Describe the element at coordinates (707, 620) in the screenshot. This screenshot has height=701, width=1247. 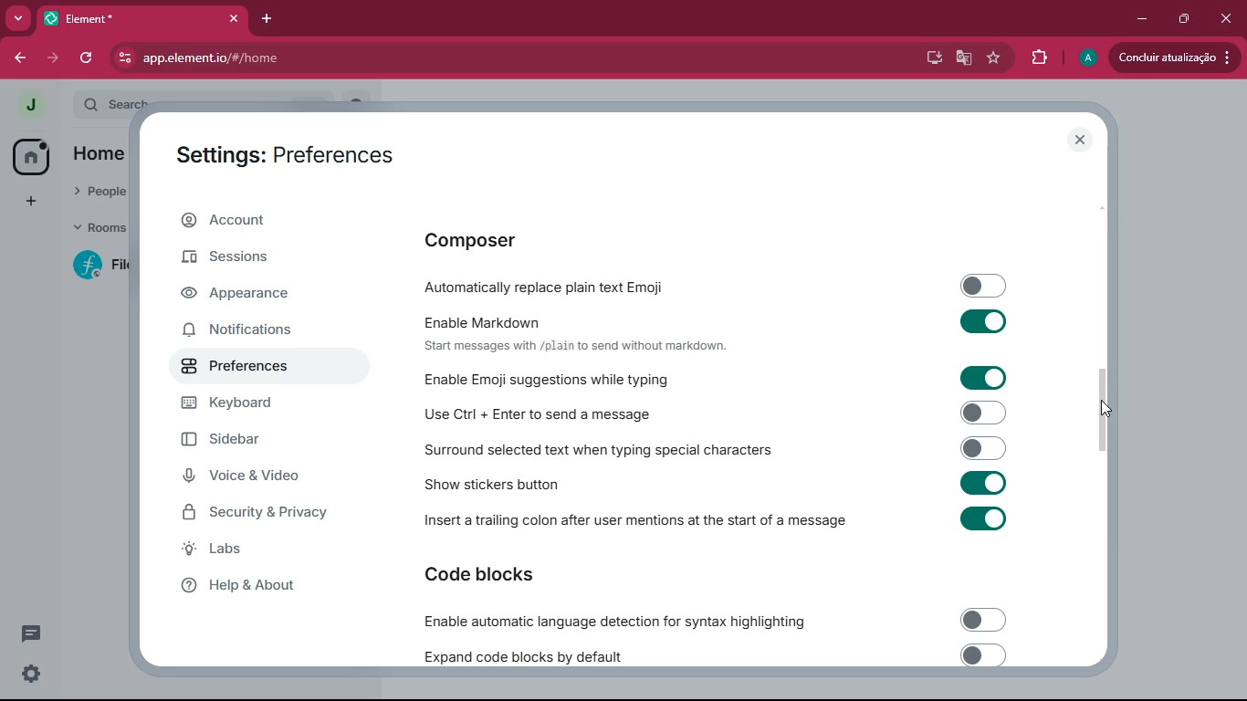
I see `Enable automatic language detection for syntax highlighting ` at that location.